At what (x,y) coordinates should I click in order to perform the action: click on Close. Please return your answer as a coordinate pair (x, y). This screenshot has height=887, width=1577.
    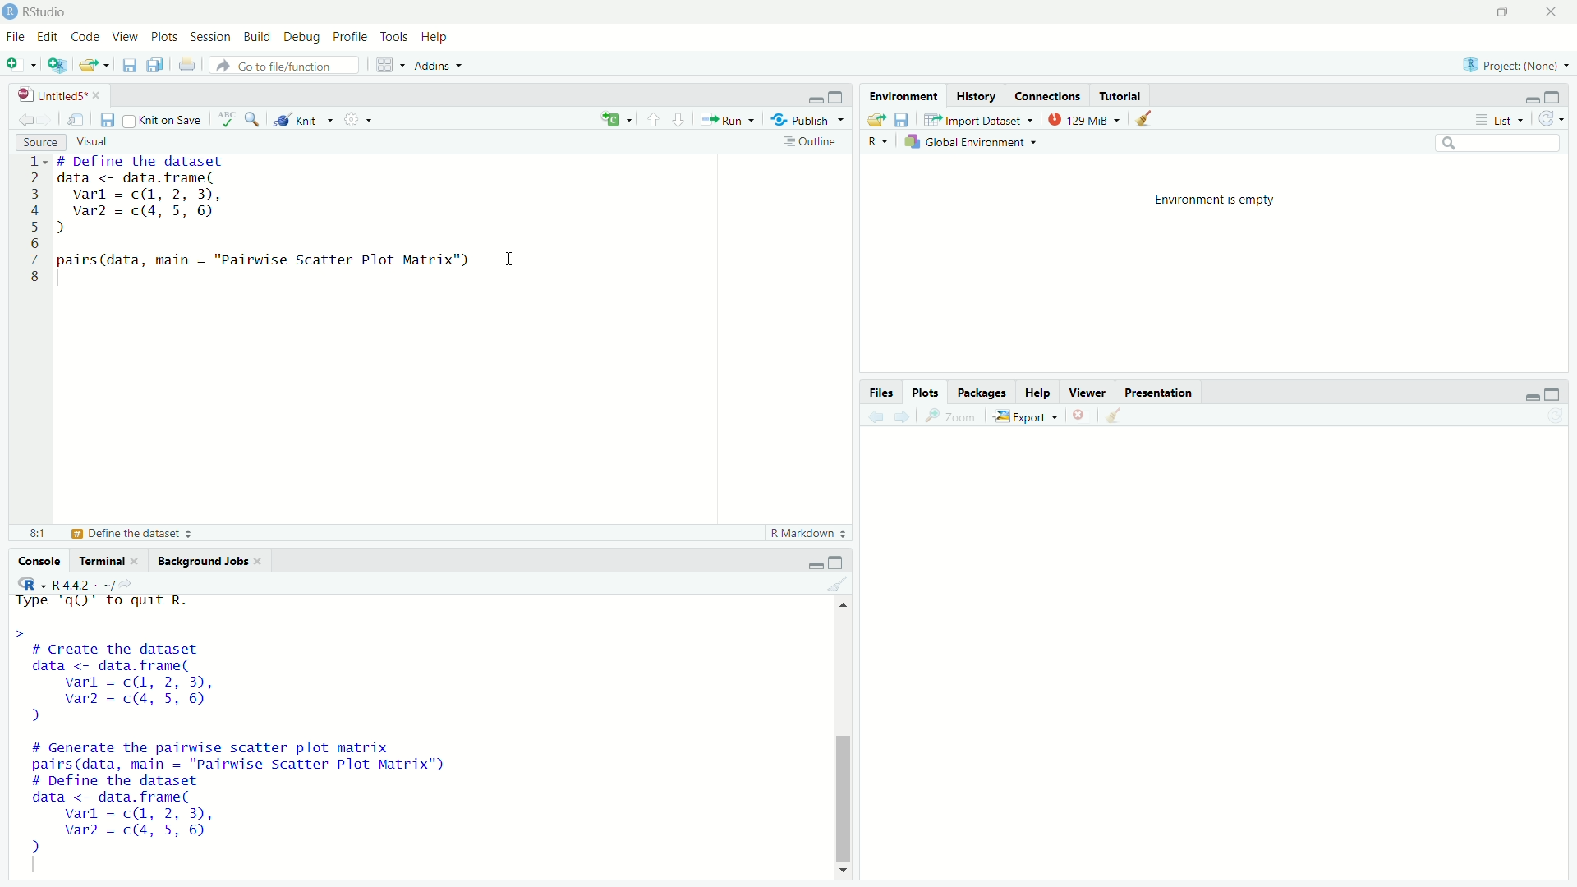
    Looking at the image, I should click on (1553, 11).